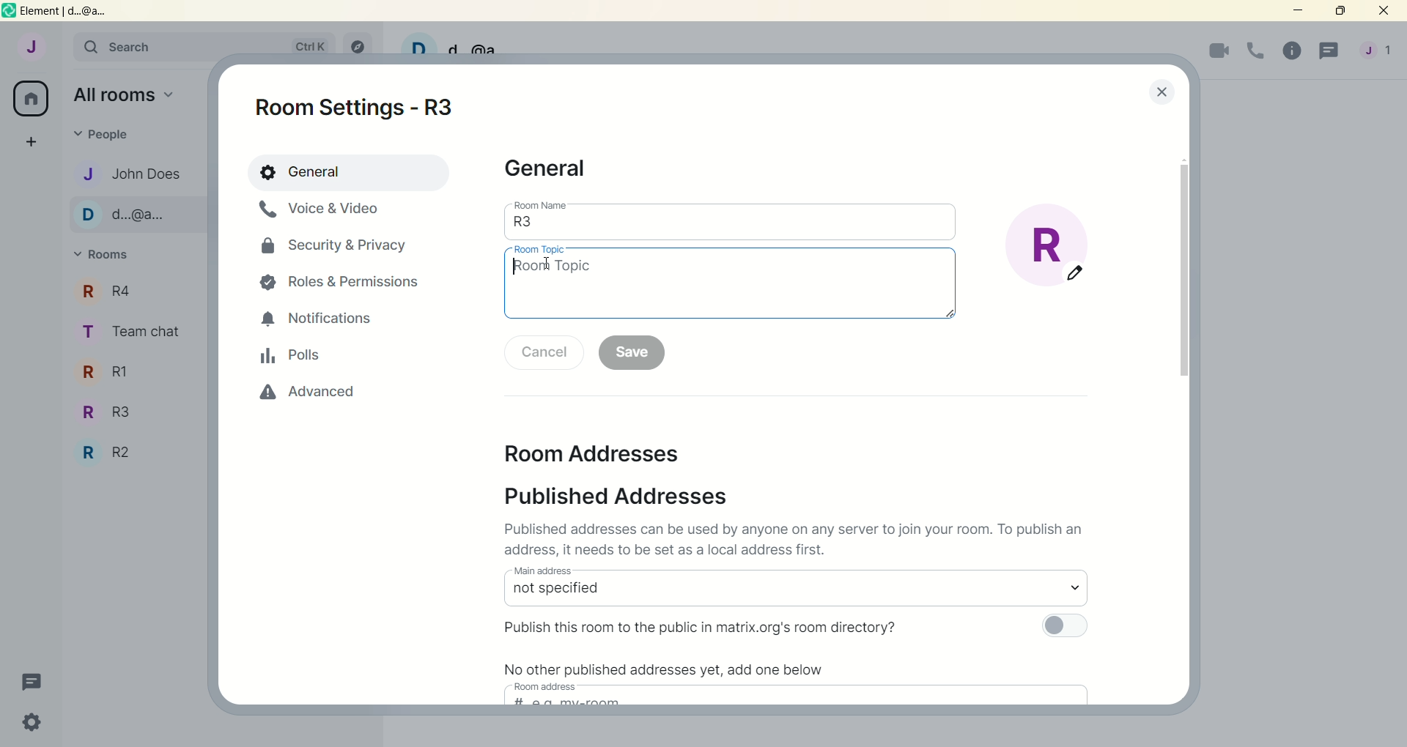 The width and height of the screenshot is (1407, 747). I want to click on scroll up, so click(1183, 158).